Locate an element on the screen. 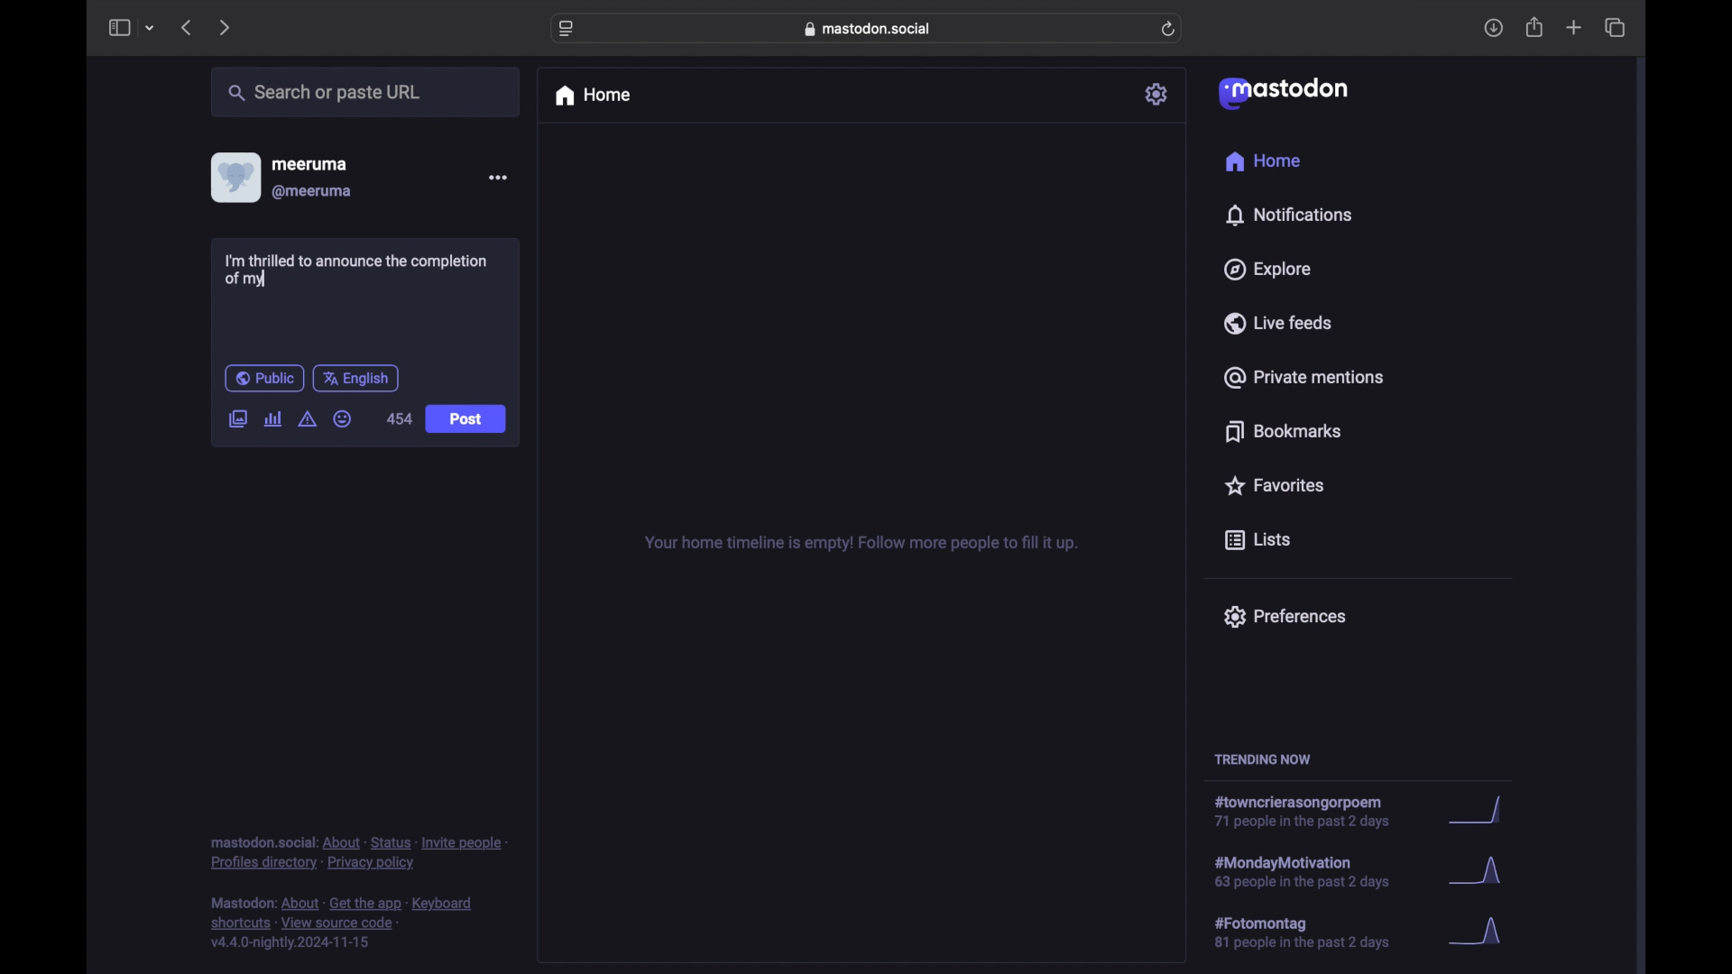 Image resolution: width=1732 pixels, height=974 pixels. website settings is located at coordinates (567, 30).